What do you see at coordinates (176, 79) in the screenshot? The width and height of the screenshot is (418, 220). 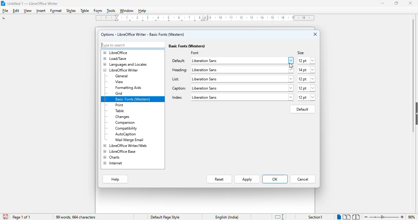 I see `list: ` at bounding box center [176, 79].